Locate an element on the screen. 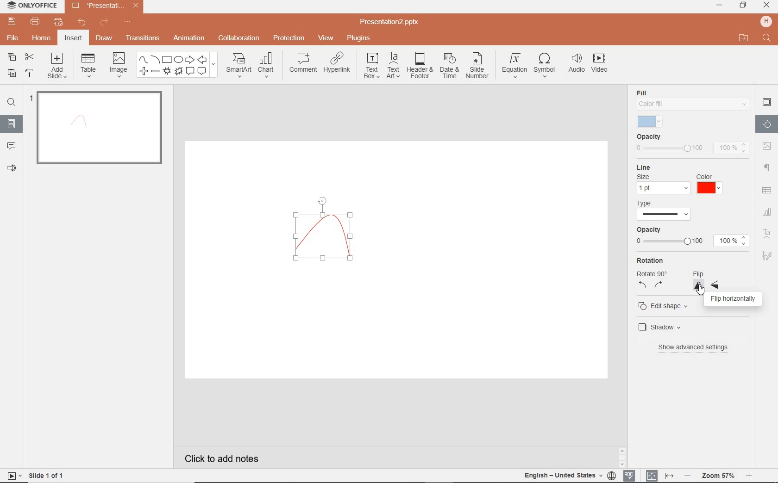  rotate left is located at coordinates (640, 285).